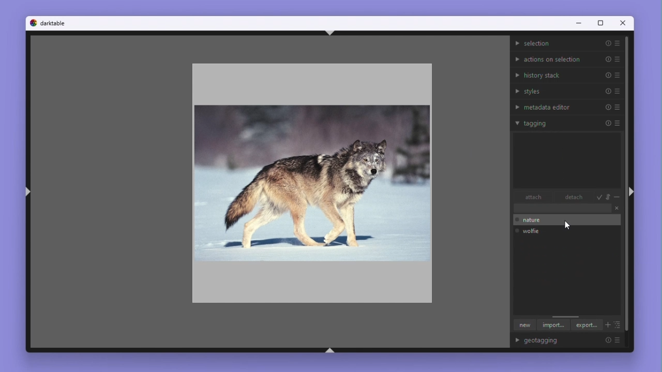 Image resolution: width=662 pixels, height=372 pixels. What do you see at coordinates (516, 220) in the screenshot?
I see `checkbox` at bounding box center [516, 220].